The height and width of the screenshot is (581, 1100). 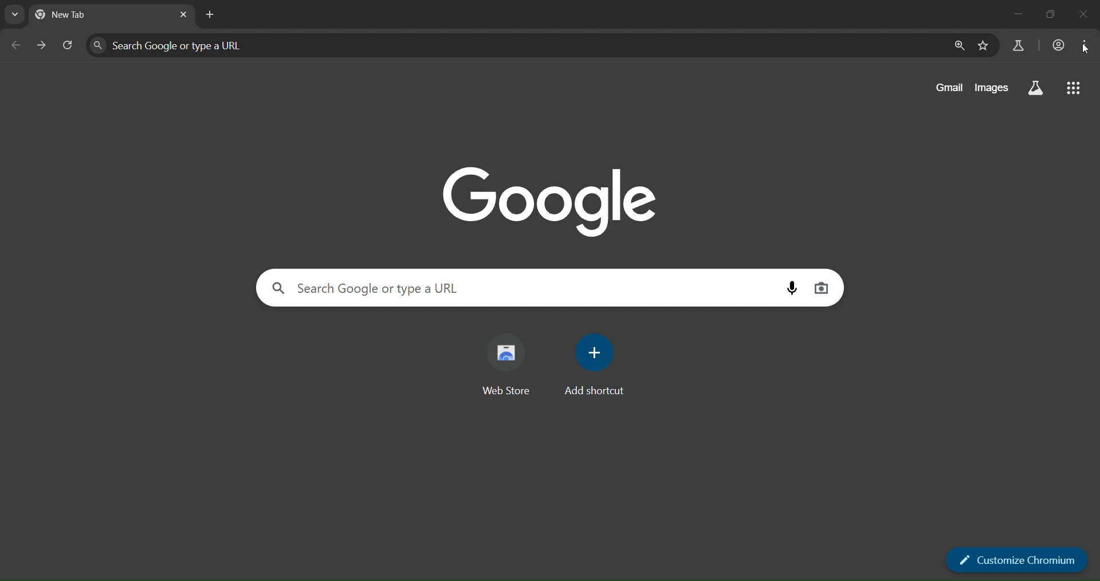 What do you see at coordinates (984, 46) in the screenshot?
I see `bookmark page` at bounding box center [984, 46].